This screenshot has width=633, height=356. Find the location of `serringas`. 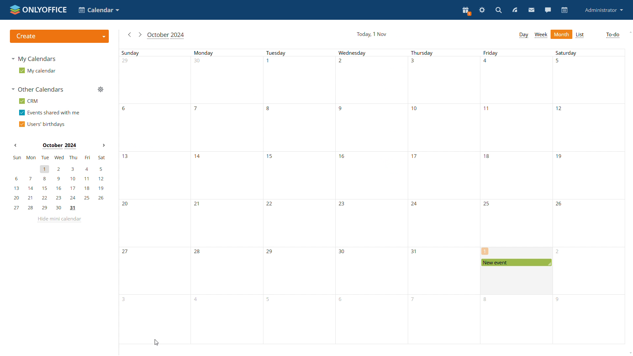

serringas is located at coordinates (482, 10).